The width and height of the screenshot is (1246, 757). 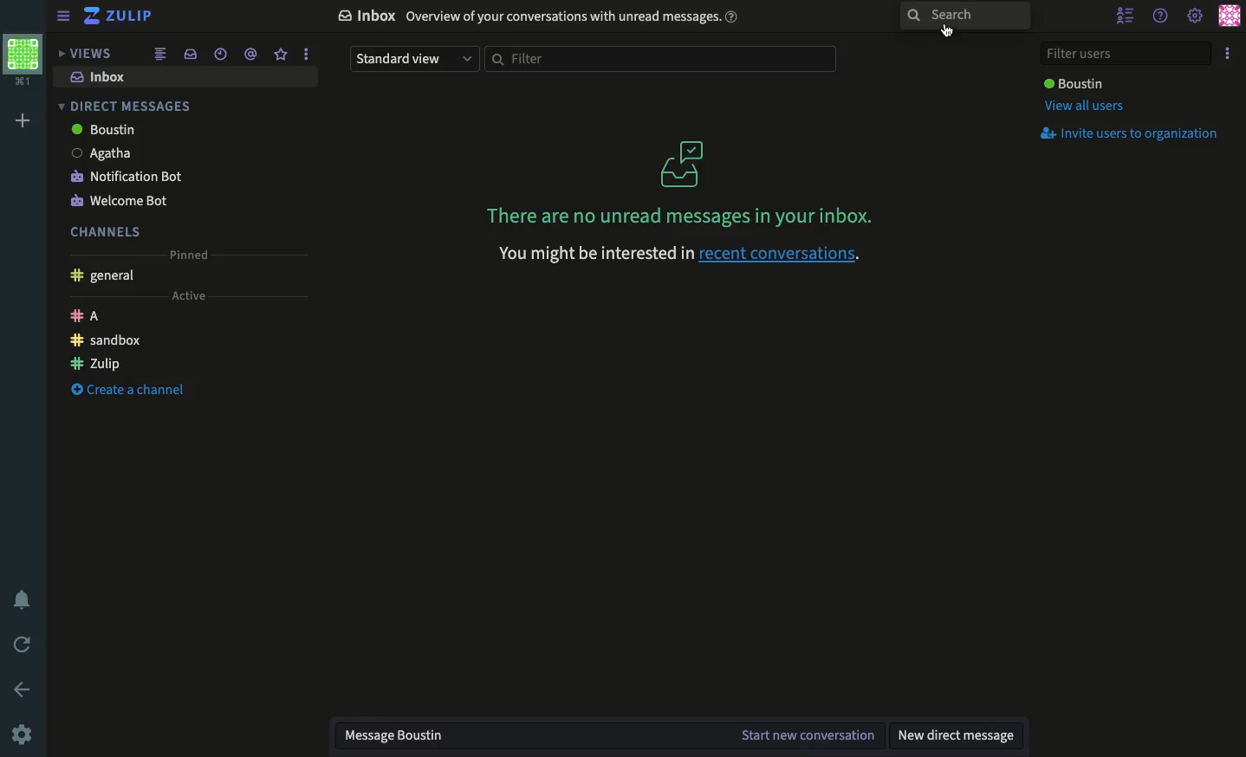 What do you see at coordinates (122, 203) in the screenshot?
I see `Welcome bot` at bounding box center [122, 203].